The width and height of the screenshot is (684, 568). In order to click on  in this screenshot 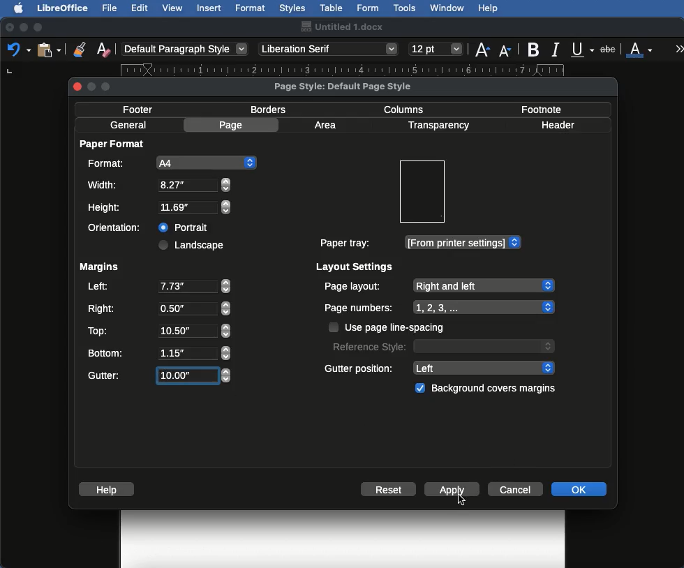, I will do `click(463, 500)`.